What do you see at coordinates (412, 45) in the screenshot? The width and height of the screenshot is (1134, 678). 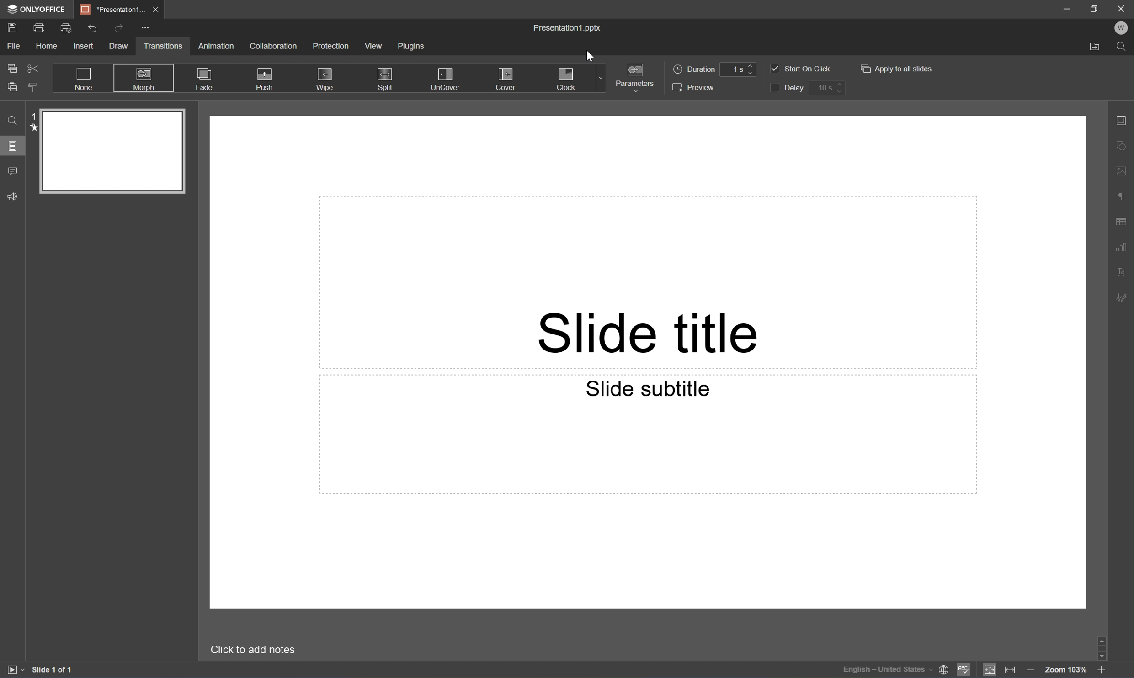 I see `Plugins` at bounding box center [412, 45].